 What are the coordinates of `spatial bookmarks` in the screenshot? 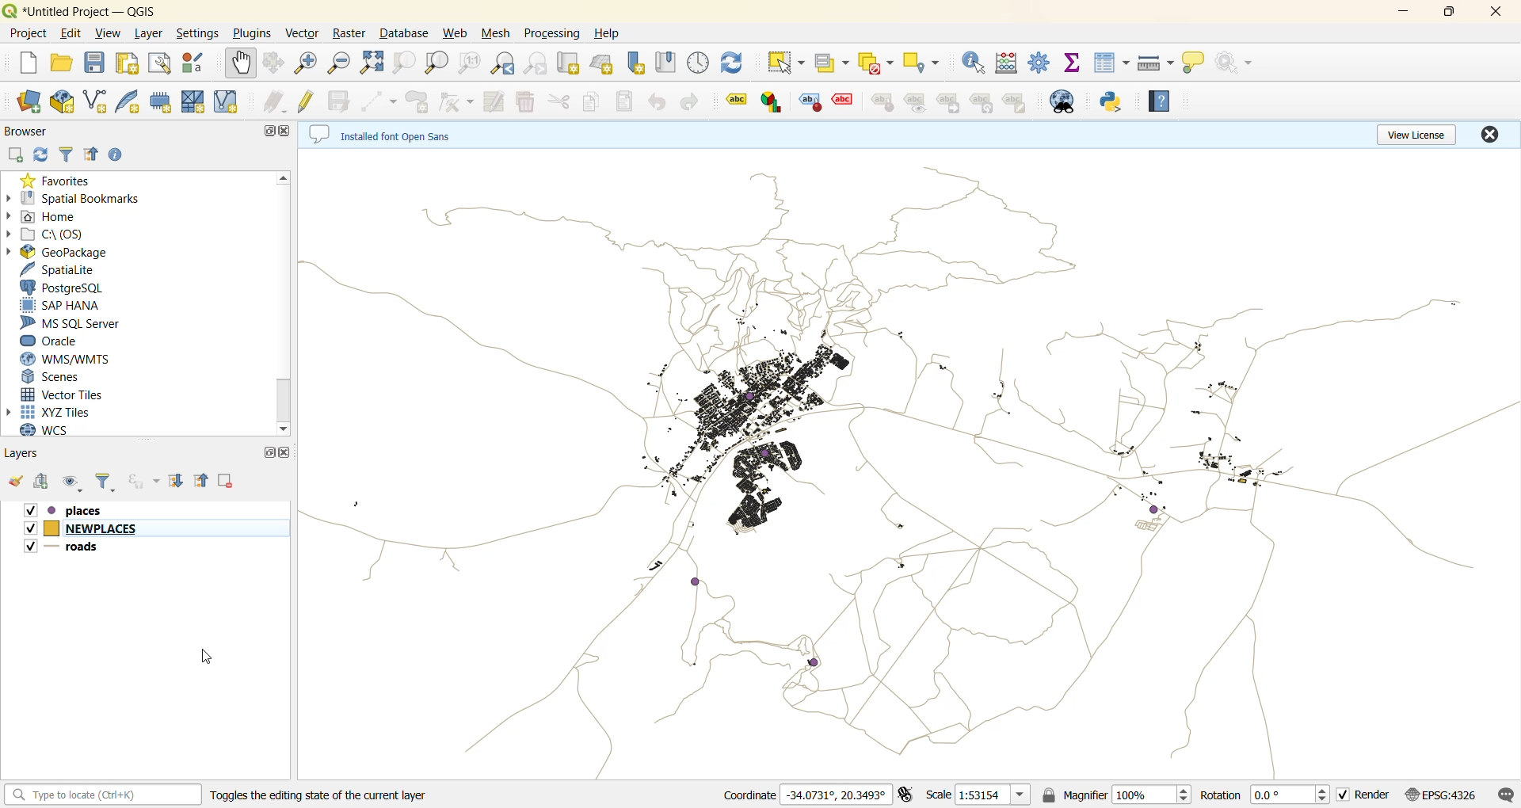 It's located at (82, 197).